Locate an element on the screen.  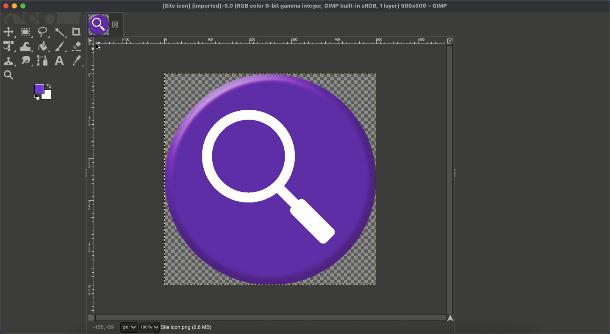
Menu is located at coordinates (90, 40).